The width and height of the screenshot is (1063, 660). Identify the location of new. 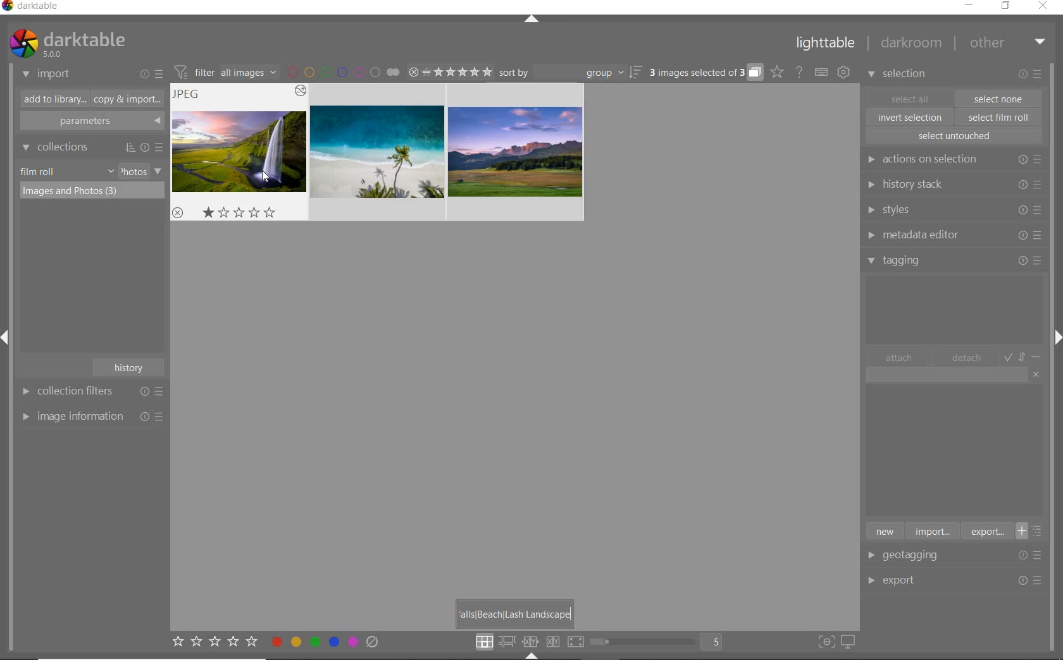
(884, 530).